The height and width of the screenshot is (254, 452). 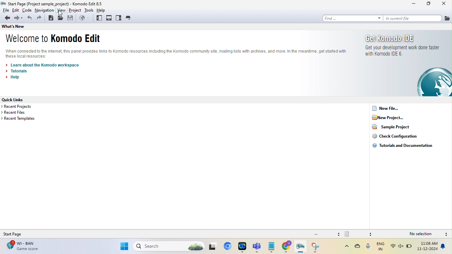 What do you see at coordinates (258, 247) in the screenshot?
I see `apps on taskbar` at bounding box center [258, 247].